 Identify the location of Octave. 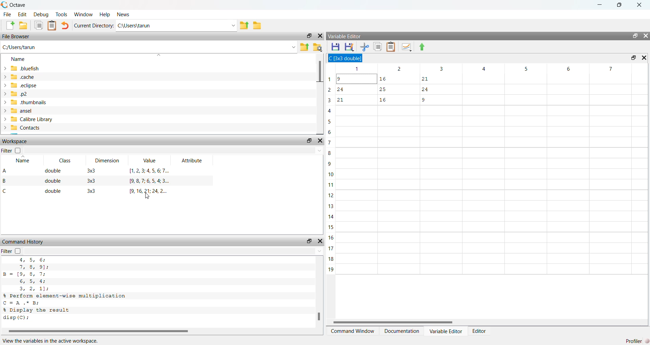
(14, 5).